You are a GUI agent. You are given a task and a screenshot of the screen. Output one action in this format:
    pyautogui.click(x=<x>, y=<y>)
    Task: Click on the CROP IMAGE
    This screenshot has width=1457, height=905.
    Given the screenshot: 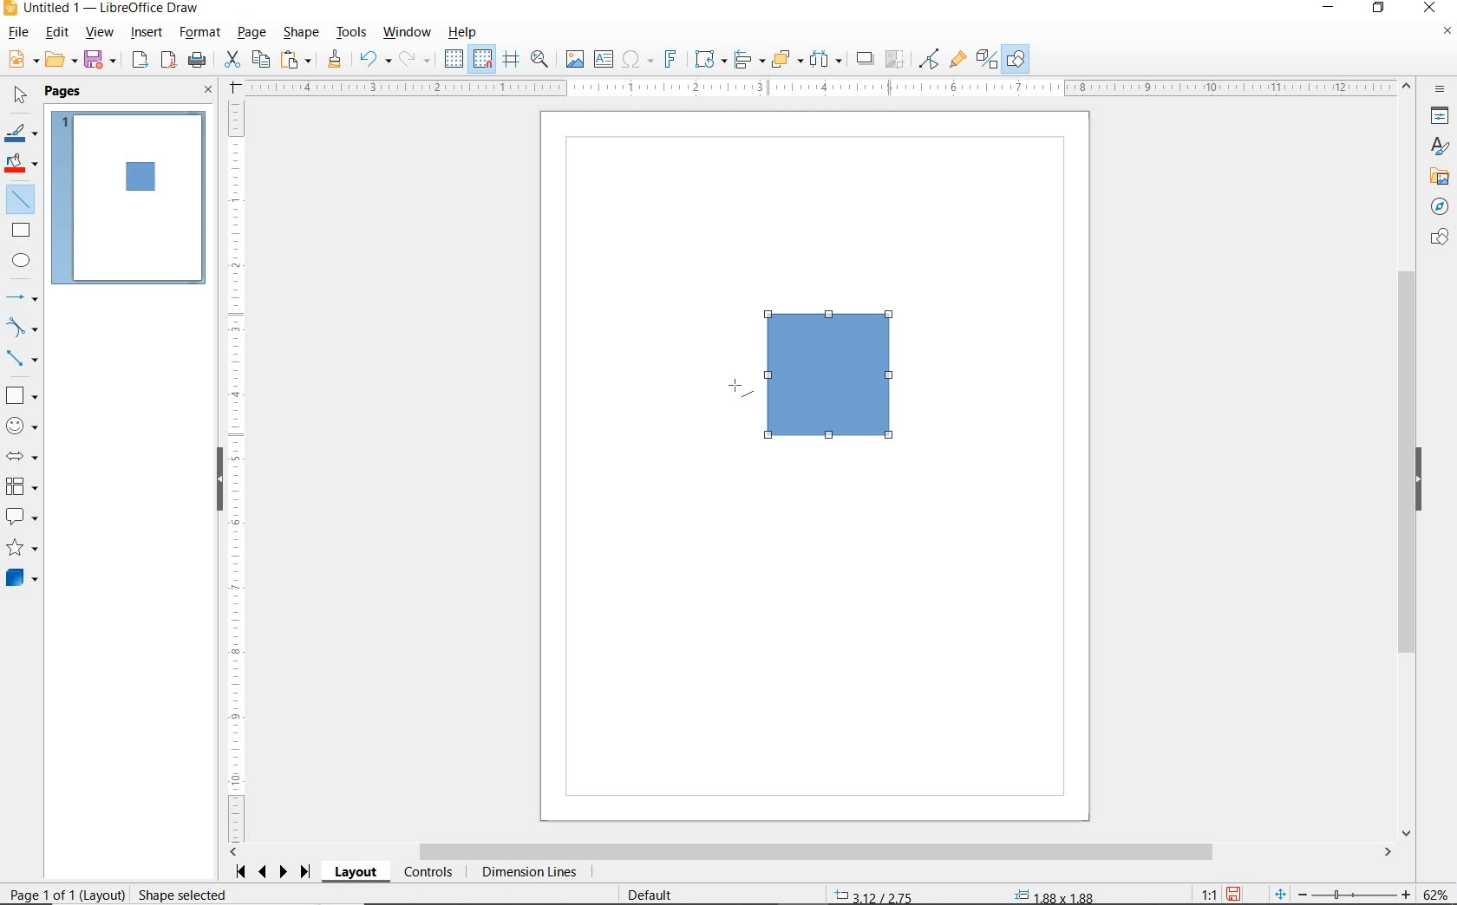 What is the action you would take?
    pyautogui.click(x=896, y=60)
    